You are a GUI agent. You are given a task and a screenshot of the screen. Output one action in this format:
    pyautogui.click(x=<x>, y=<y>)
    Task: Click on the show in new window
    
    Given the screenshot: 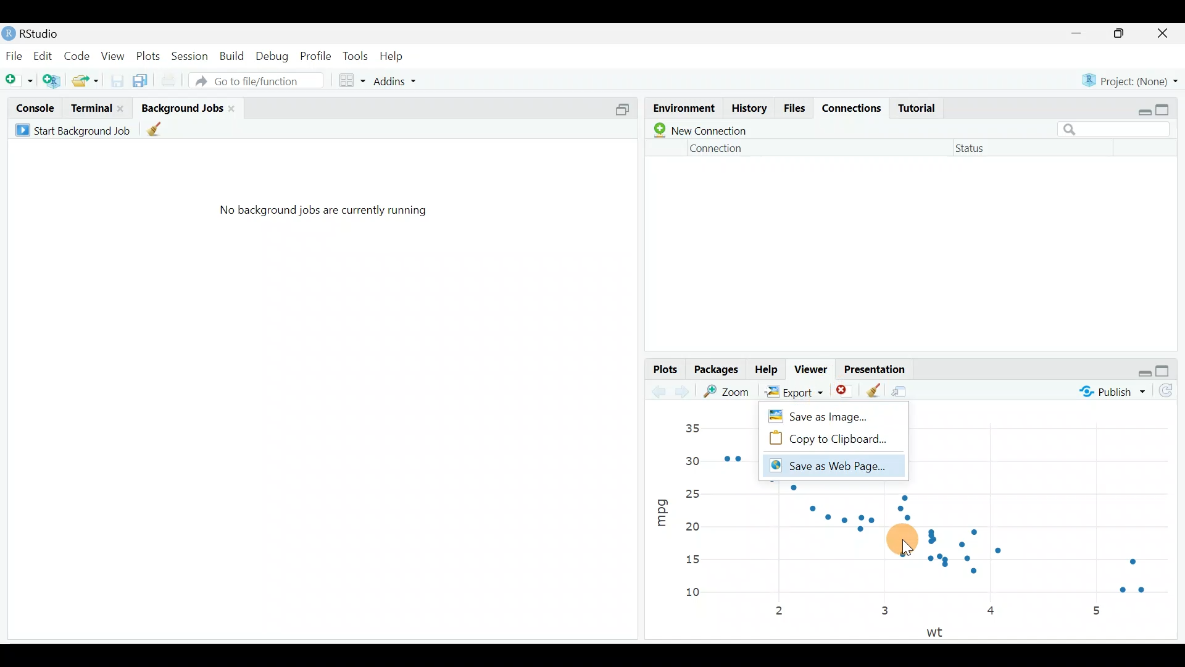 What is the action you would take?
    pyautogui.click(x=904, y=388)
    